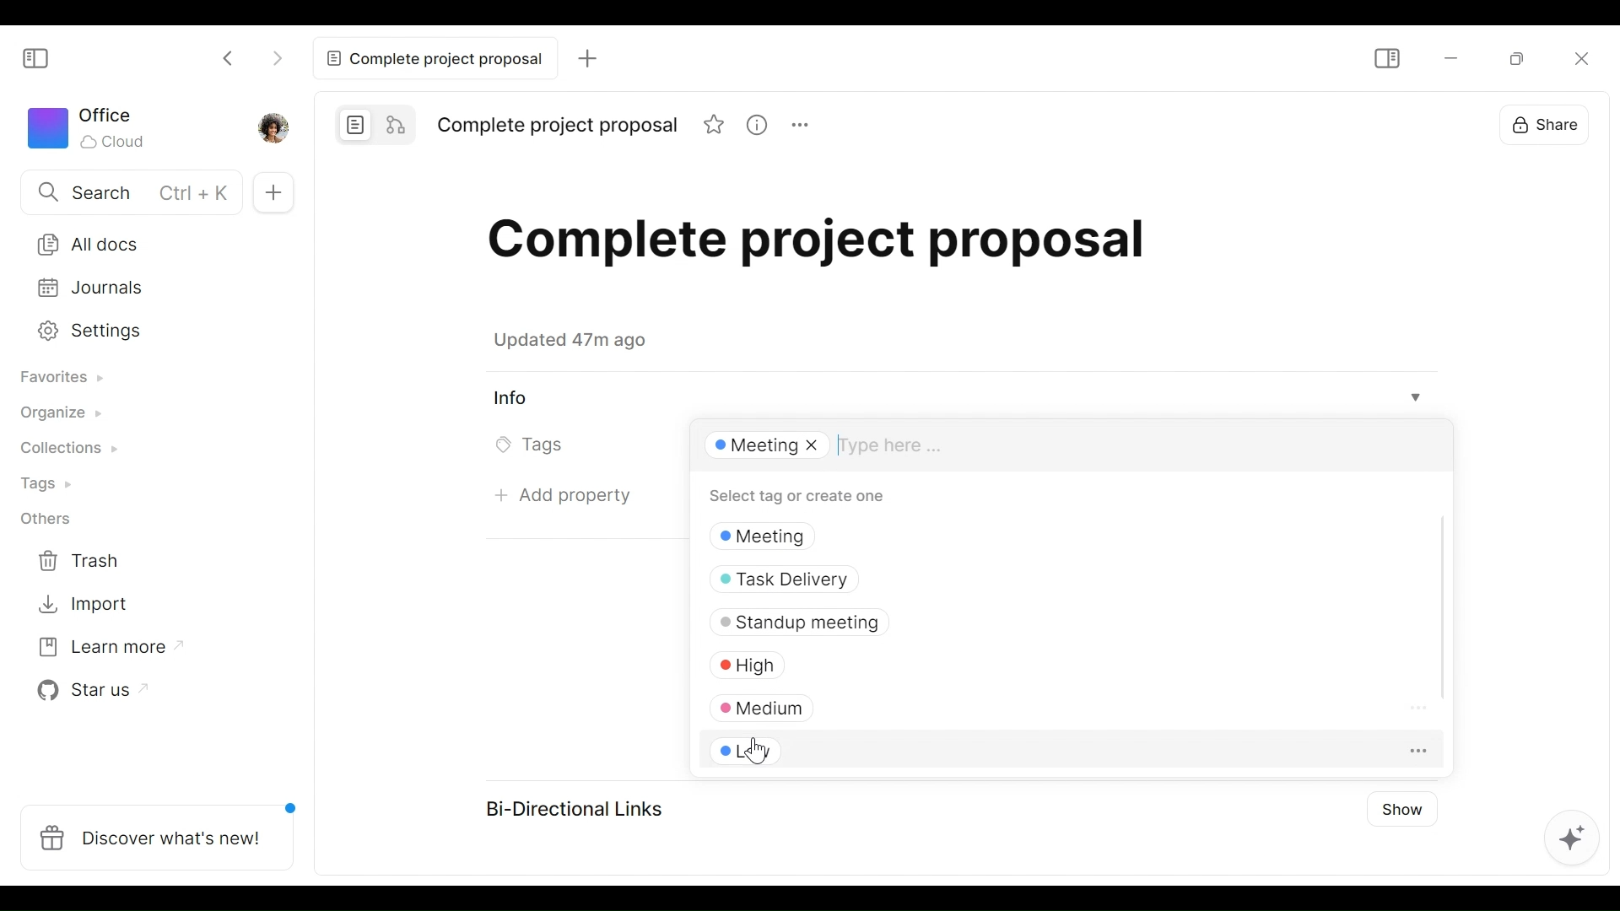 This screenshot has height=911, width=1620. I want to click on Search, so click(125, 191).